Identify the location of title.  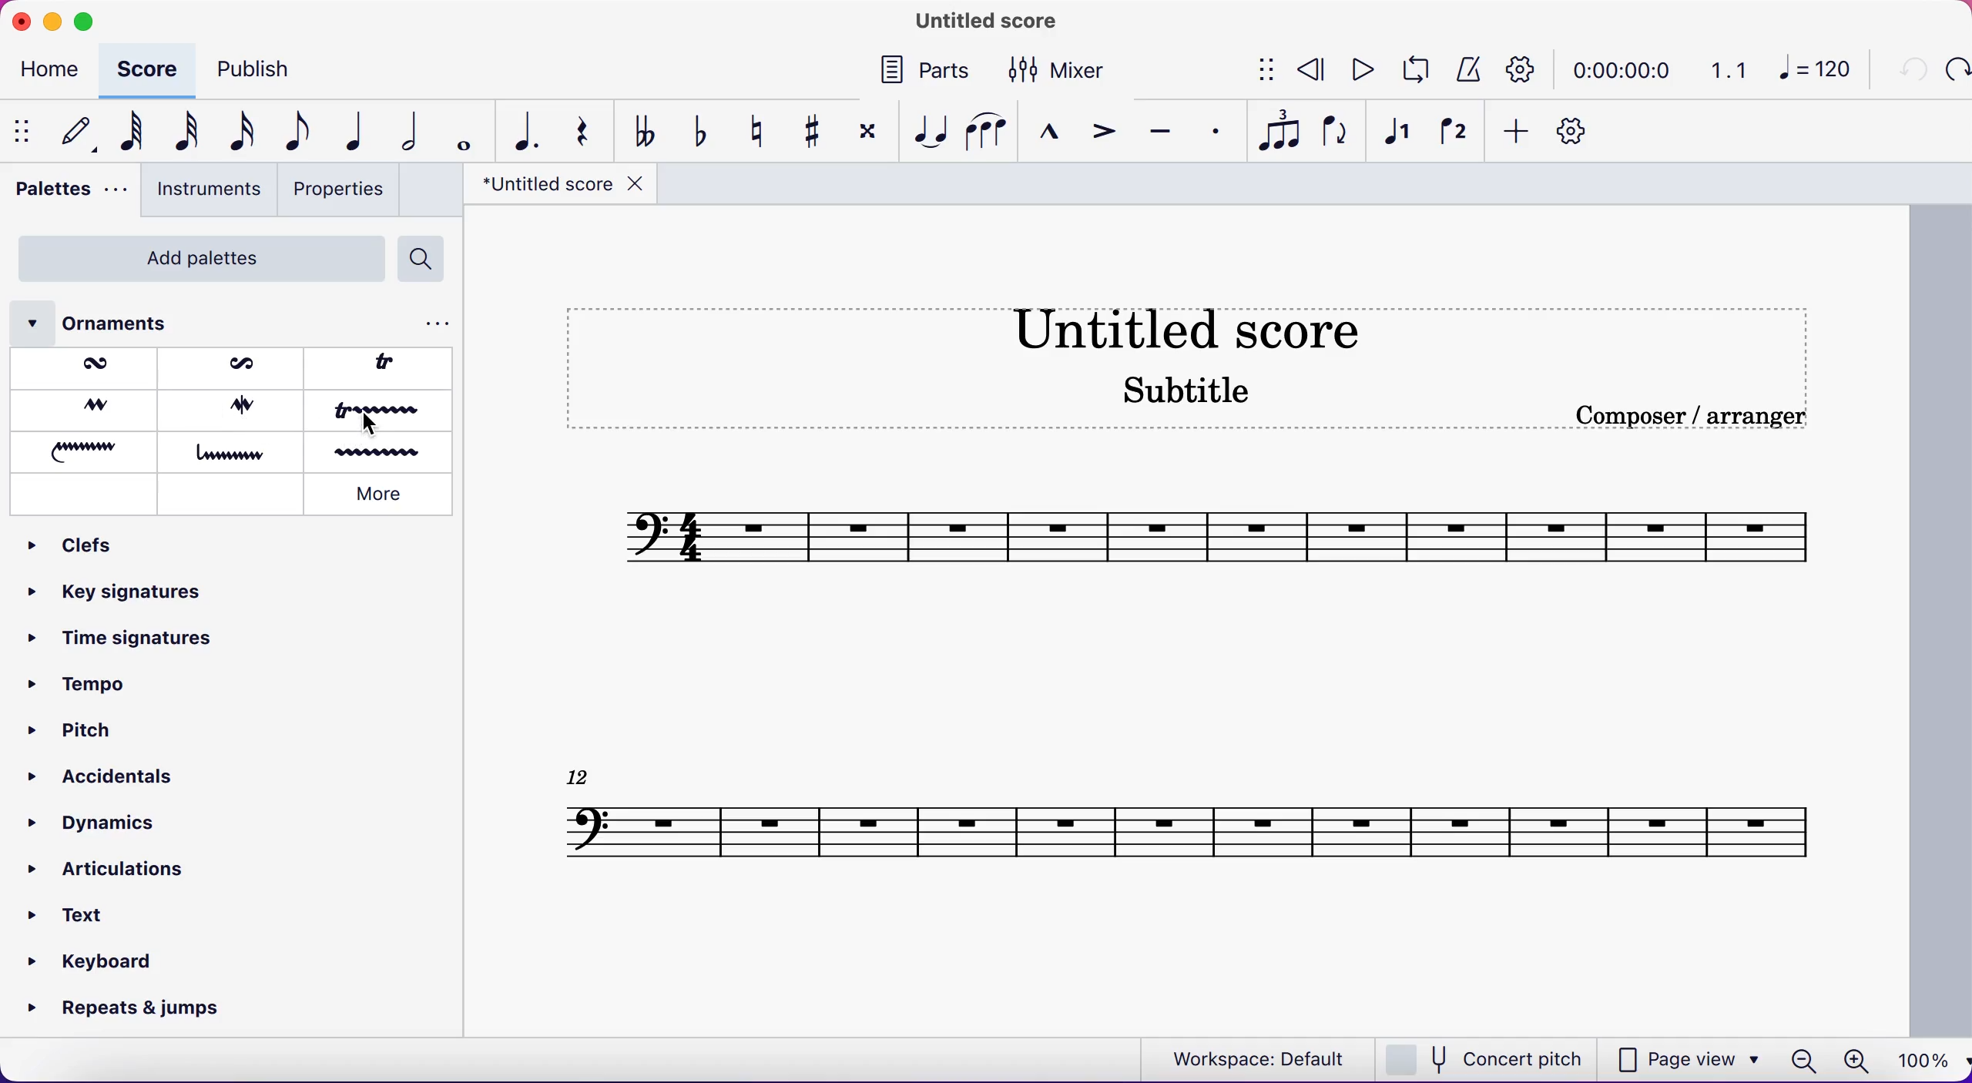
(557, 189).